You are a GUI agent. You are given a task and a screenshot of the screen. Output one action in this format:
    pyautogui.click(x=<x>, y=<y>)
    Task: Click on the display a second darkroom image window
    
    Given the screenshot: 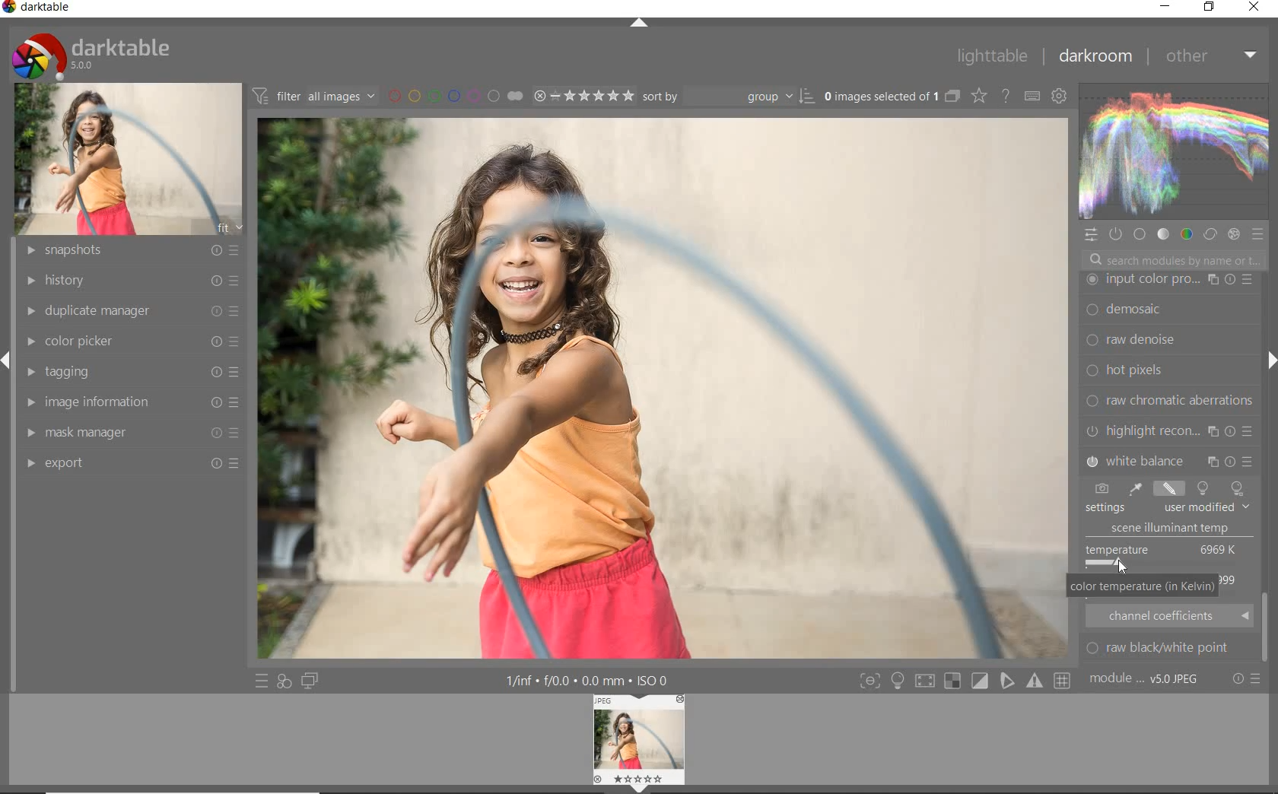 What is the action you would take?
    pyautogui.click(x=313, y=681)
    